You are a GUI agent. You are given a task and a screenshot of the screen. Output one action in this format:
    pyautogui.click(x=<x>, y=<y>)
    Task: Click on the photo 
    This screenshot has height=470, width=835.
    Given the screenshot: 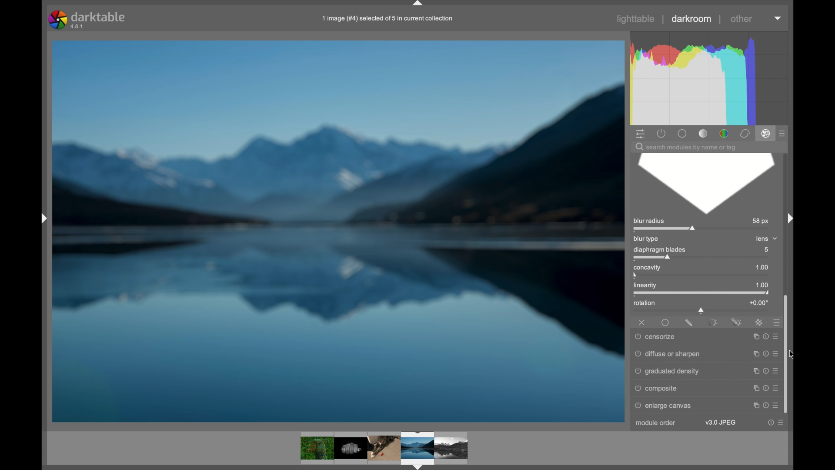 What is the action you would take?
    pyautogui.click(x=338, y=230)
    